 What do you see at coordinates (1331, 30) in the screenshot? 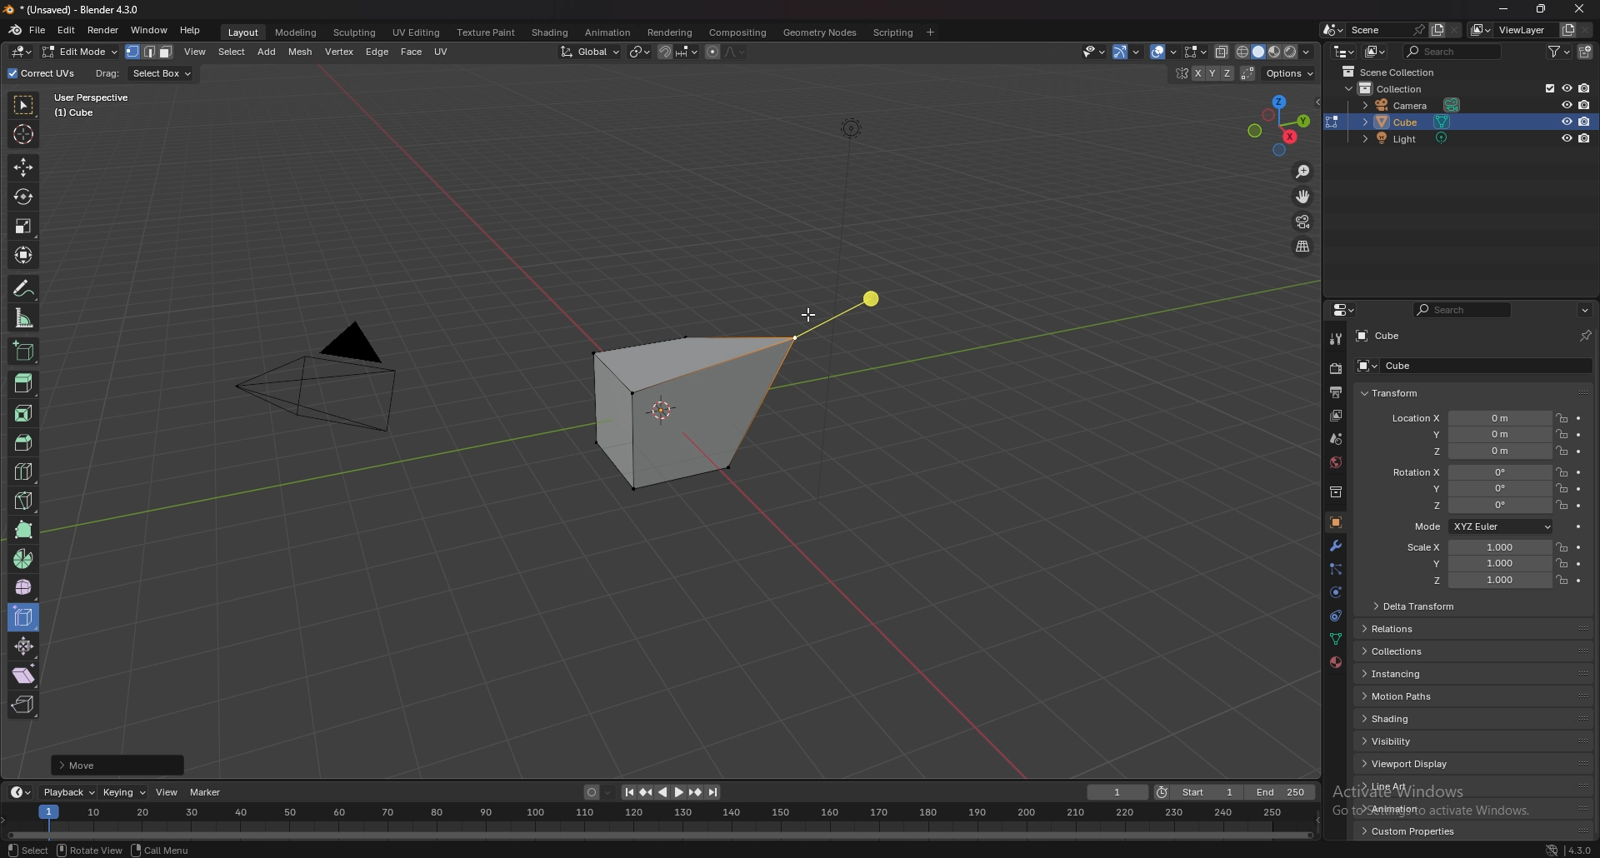
I see `browse scene` at bounding box center [1331, 30].